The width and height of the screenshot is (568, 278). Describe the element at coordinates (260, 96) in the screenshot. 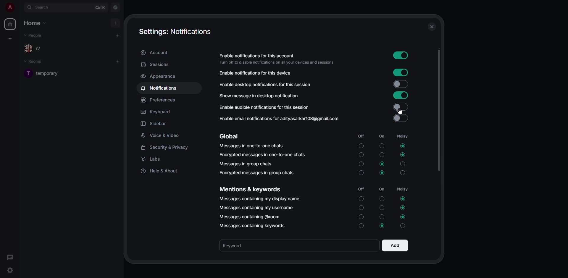

I see `show message in desktop notification` at that location.